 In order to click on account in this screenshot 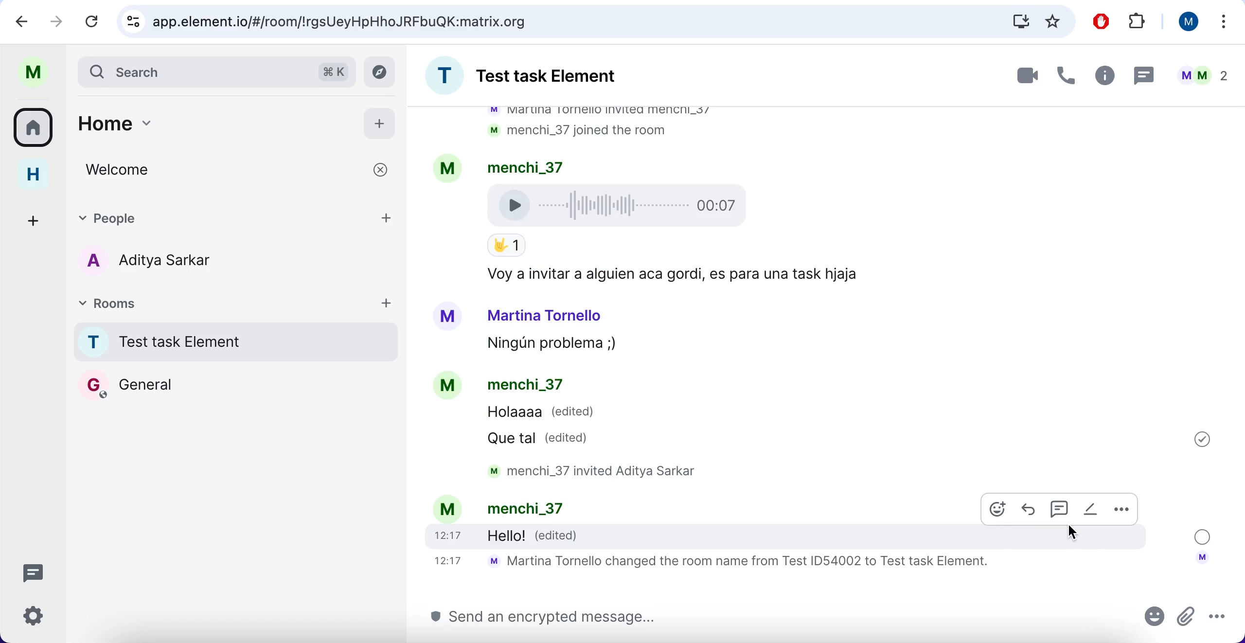, I will do `click(446, 507)`.